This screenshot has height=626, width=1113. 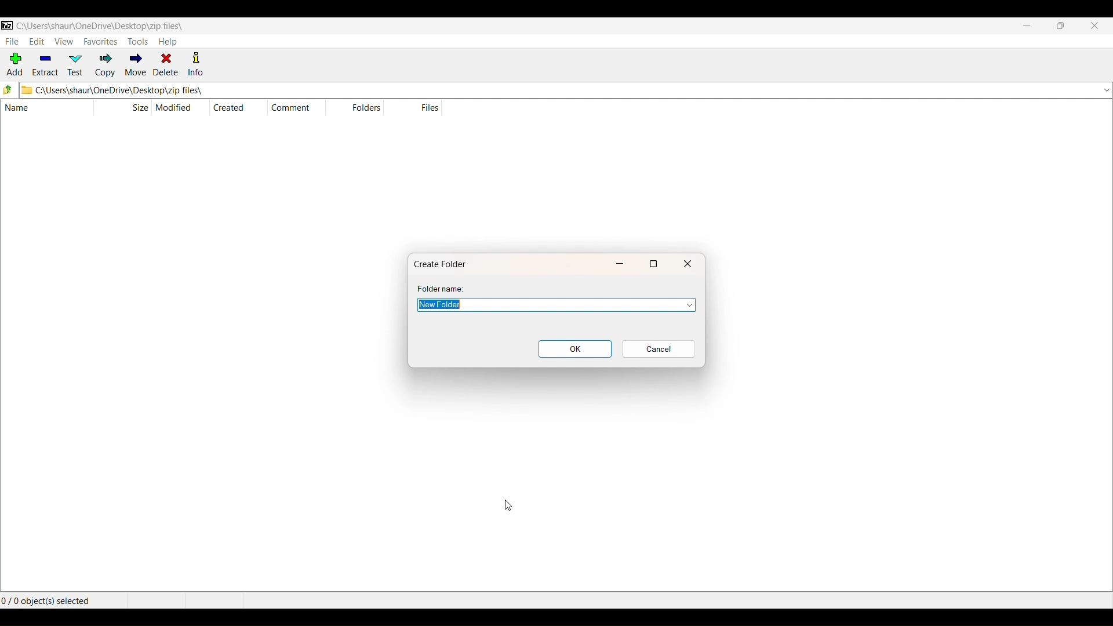 I want to click on FAVORITES, so click(x=100, y=41).